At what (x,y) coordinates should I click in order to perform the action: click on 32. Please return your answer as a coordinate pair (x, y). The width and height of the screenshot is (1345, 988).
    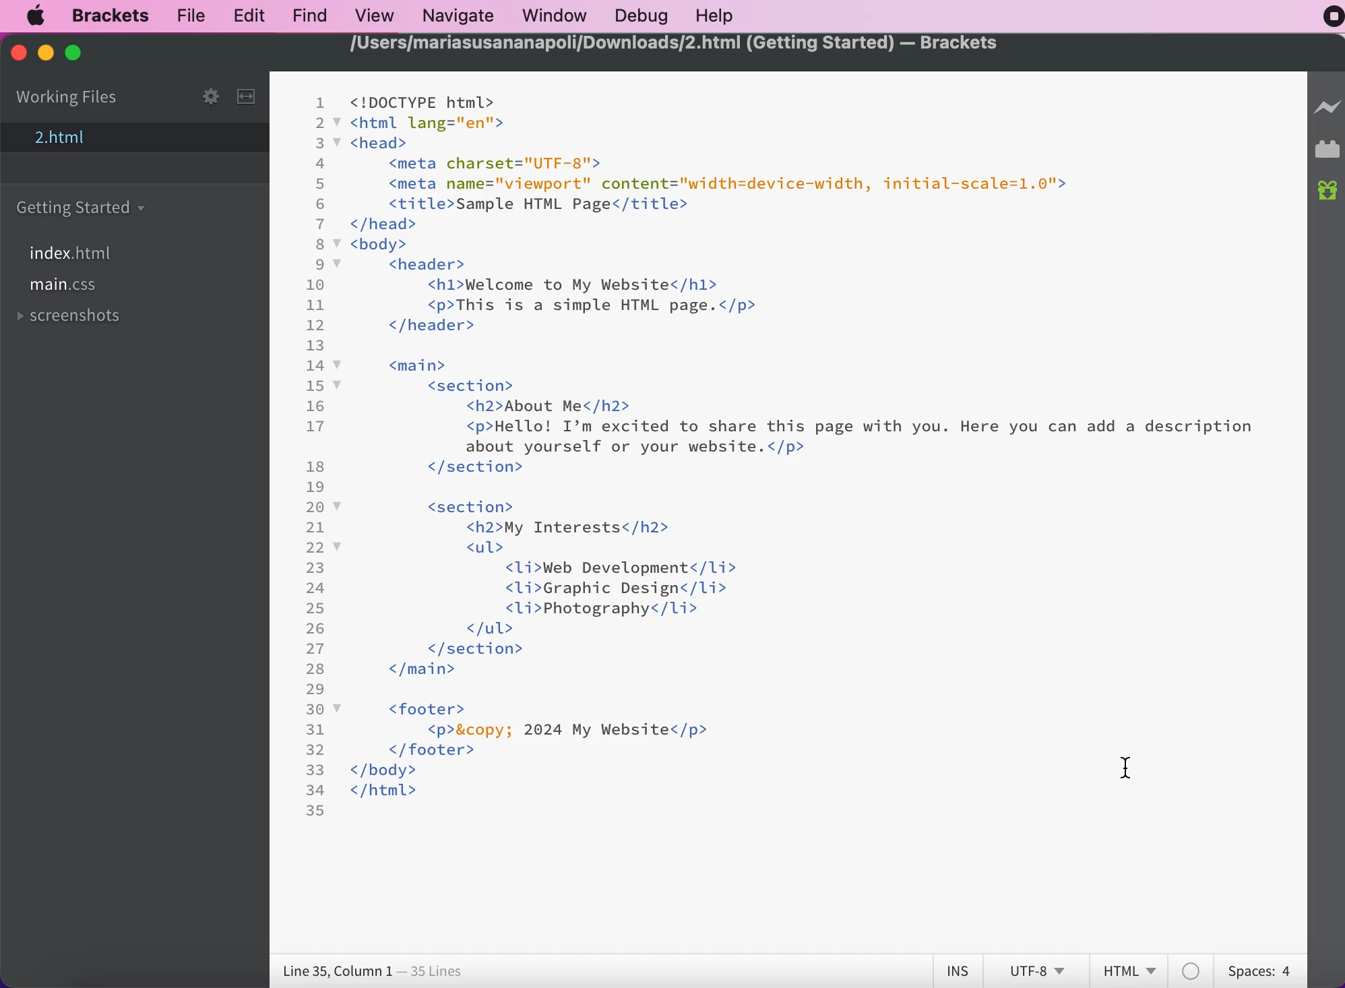
    Looking at the image, I should click on (316, 749).